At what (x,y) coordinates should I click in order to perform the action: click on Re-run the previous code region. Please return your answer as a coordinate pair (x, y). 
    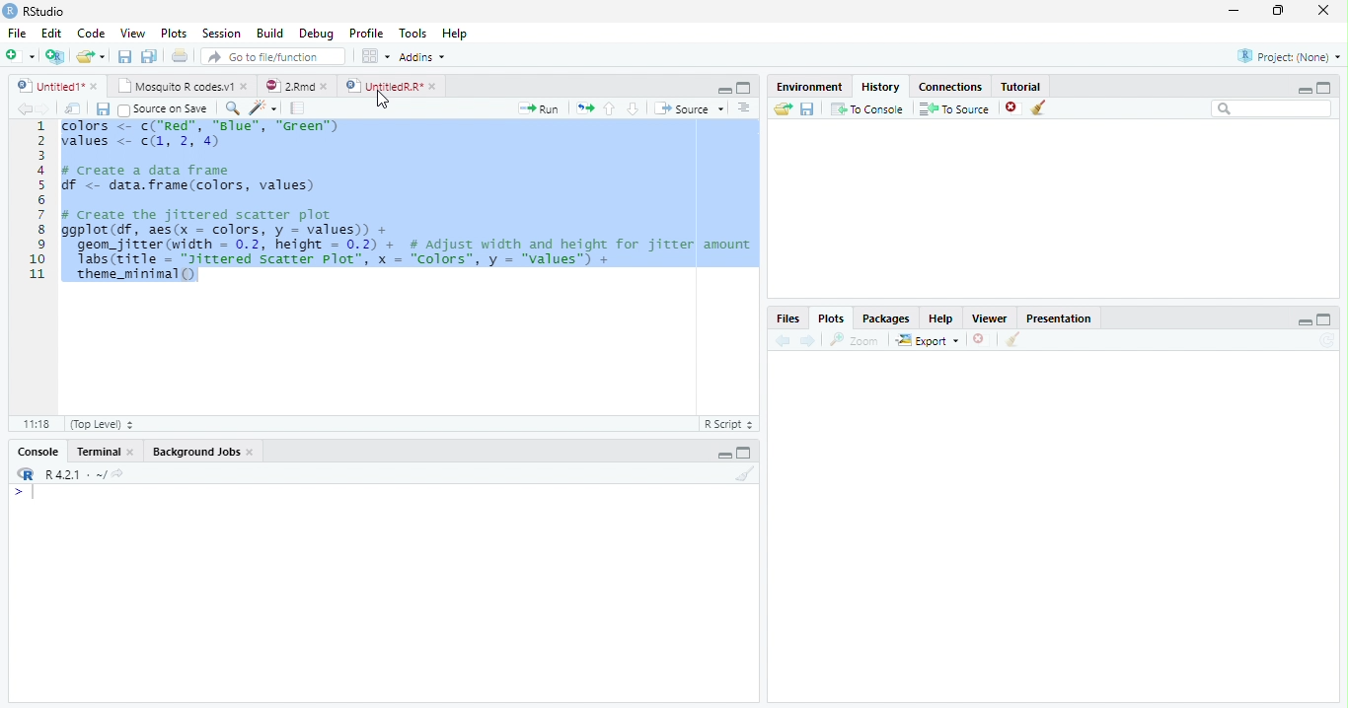
    Looking at the image, I should click on (584, 108).